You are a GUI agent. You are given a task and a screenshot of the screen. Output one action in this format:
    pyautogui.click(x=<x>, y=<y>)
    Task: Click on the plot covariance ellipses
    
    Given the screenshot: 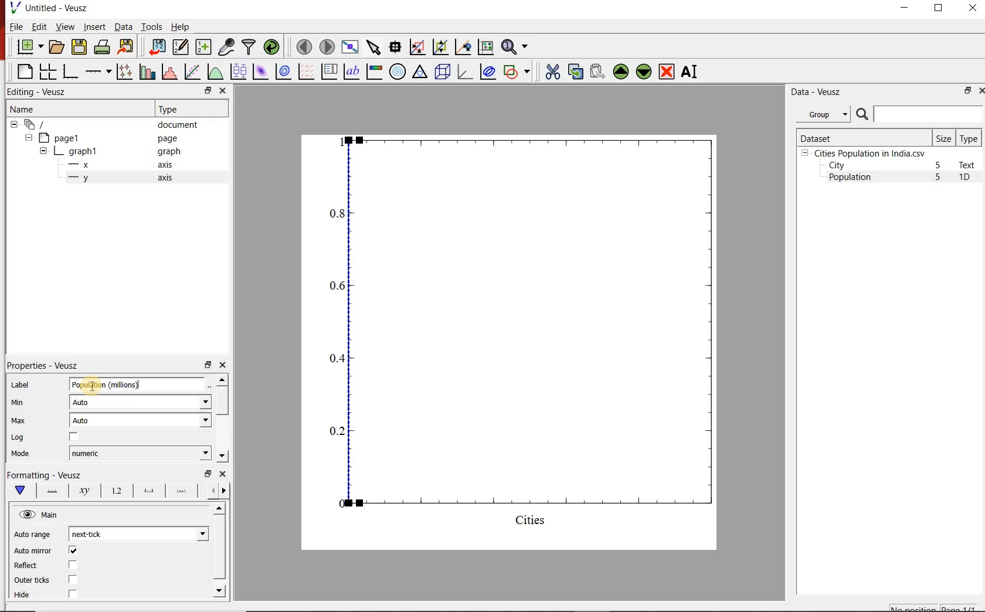 What is the action you would take?
    pyautogui.click(x=488, y=72)
    